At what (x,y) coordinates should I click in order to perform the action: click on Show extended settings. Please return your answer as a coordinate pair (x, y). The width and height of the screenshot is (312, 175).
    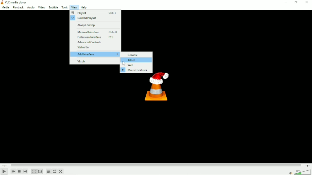
    Looking at the image, I should click on (40, 172).